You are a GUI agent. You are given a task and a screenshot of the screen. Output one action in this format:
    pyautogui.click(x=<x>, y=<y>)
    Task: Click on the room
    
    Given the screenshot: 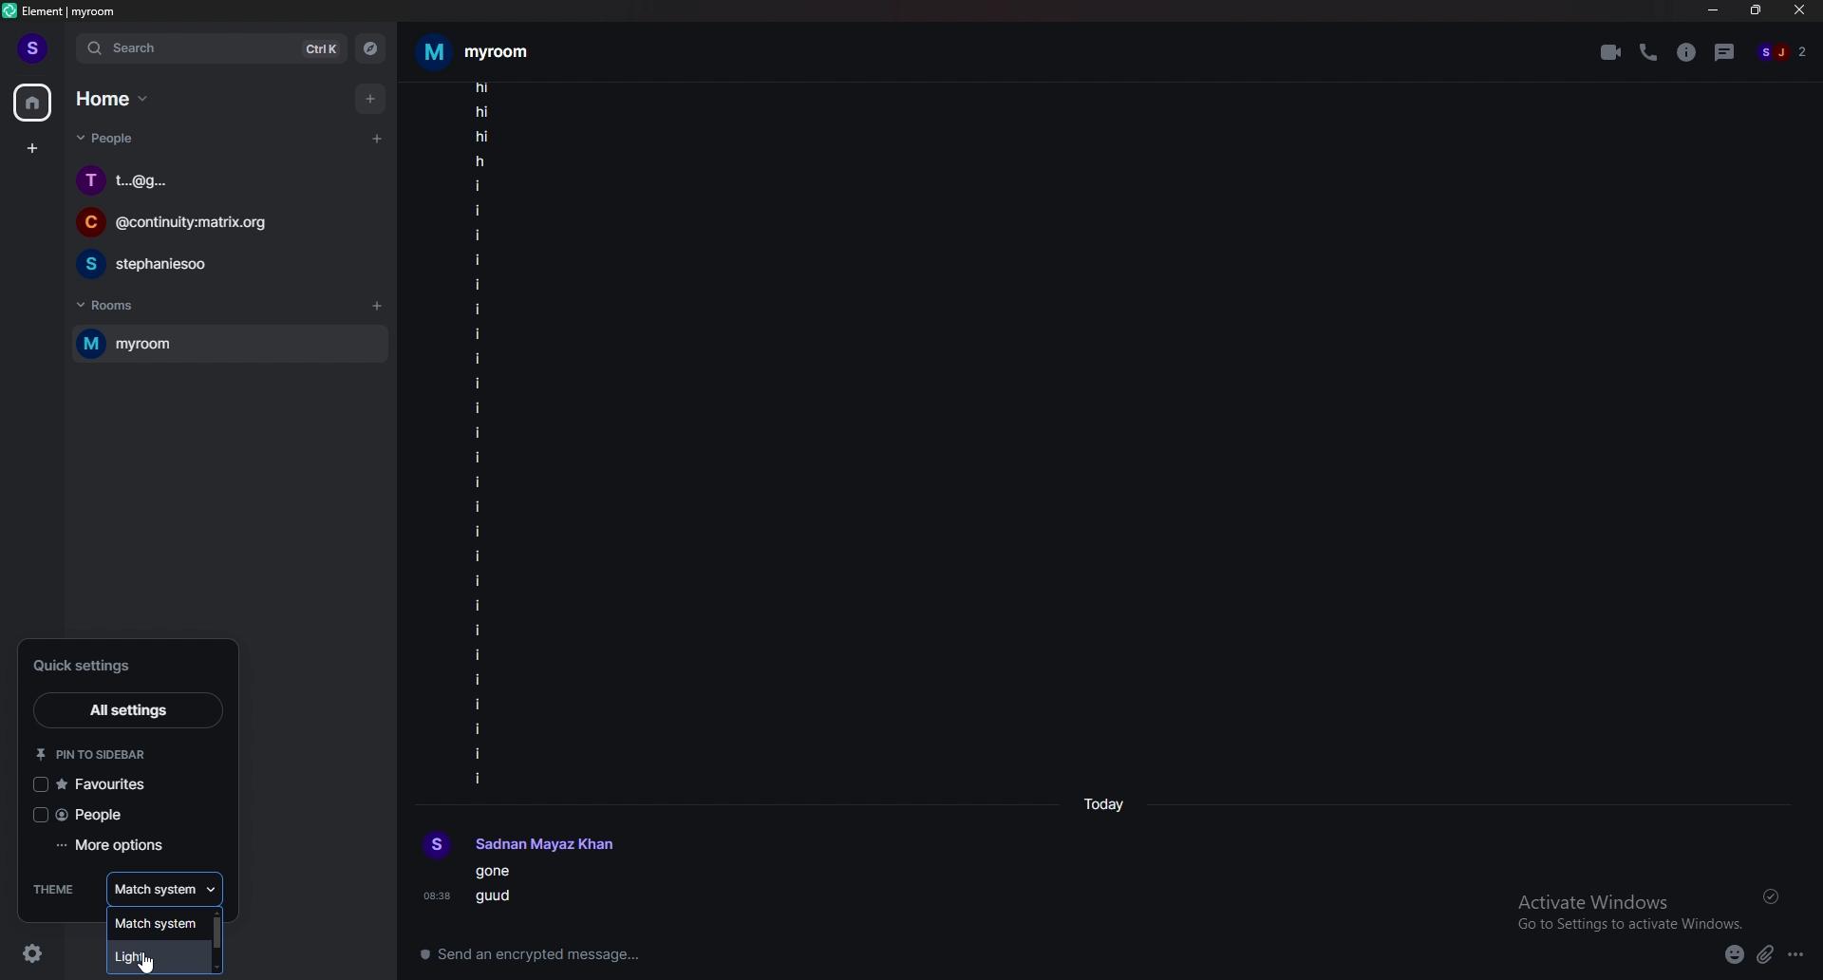 What is the action you would take?
    pyautogui.click(x=491, y=51)
    